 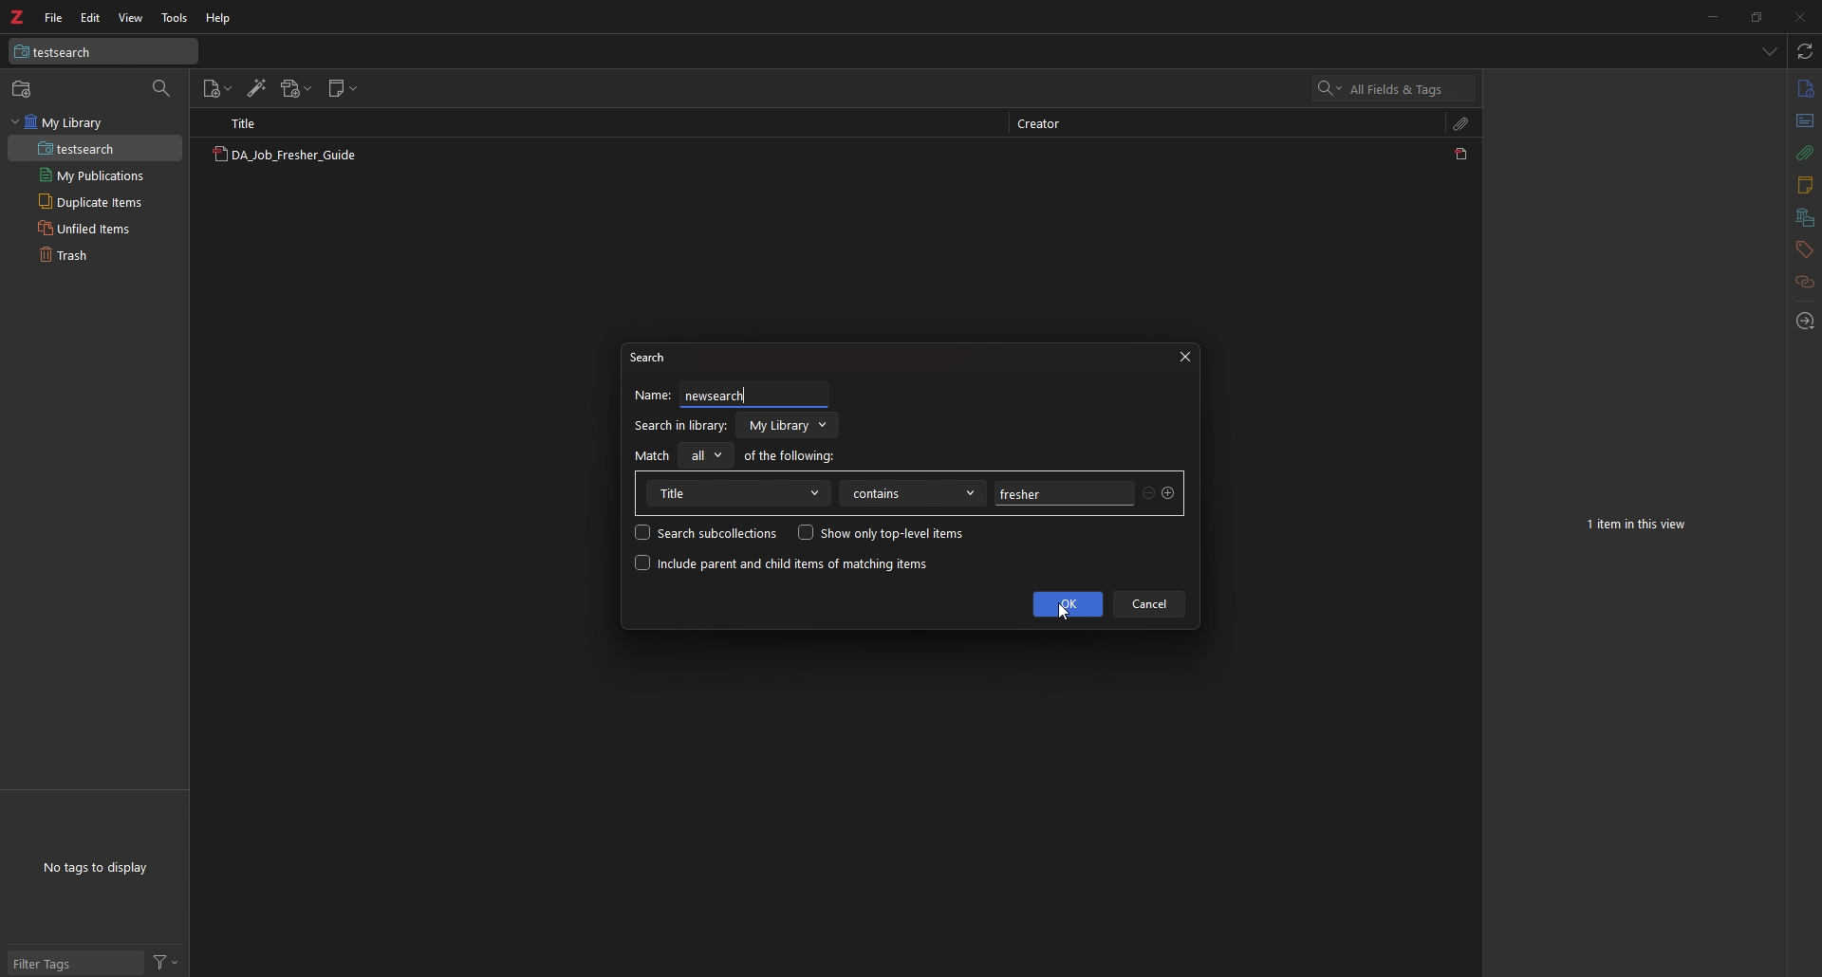 What do you see at coordinates (1806, 121) in the screenshot?
I see `abstract` at bounding box center [1806, 121].